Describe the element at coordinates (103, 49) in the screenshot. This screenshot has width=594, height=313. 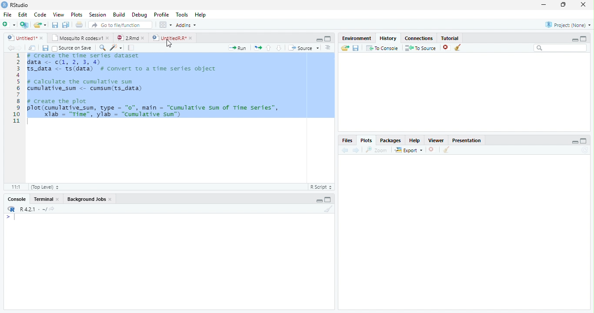
I see `Zoom` at that location.